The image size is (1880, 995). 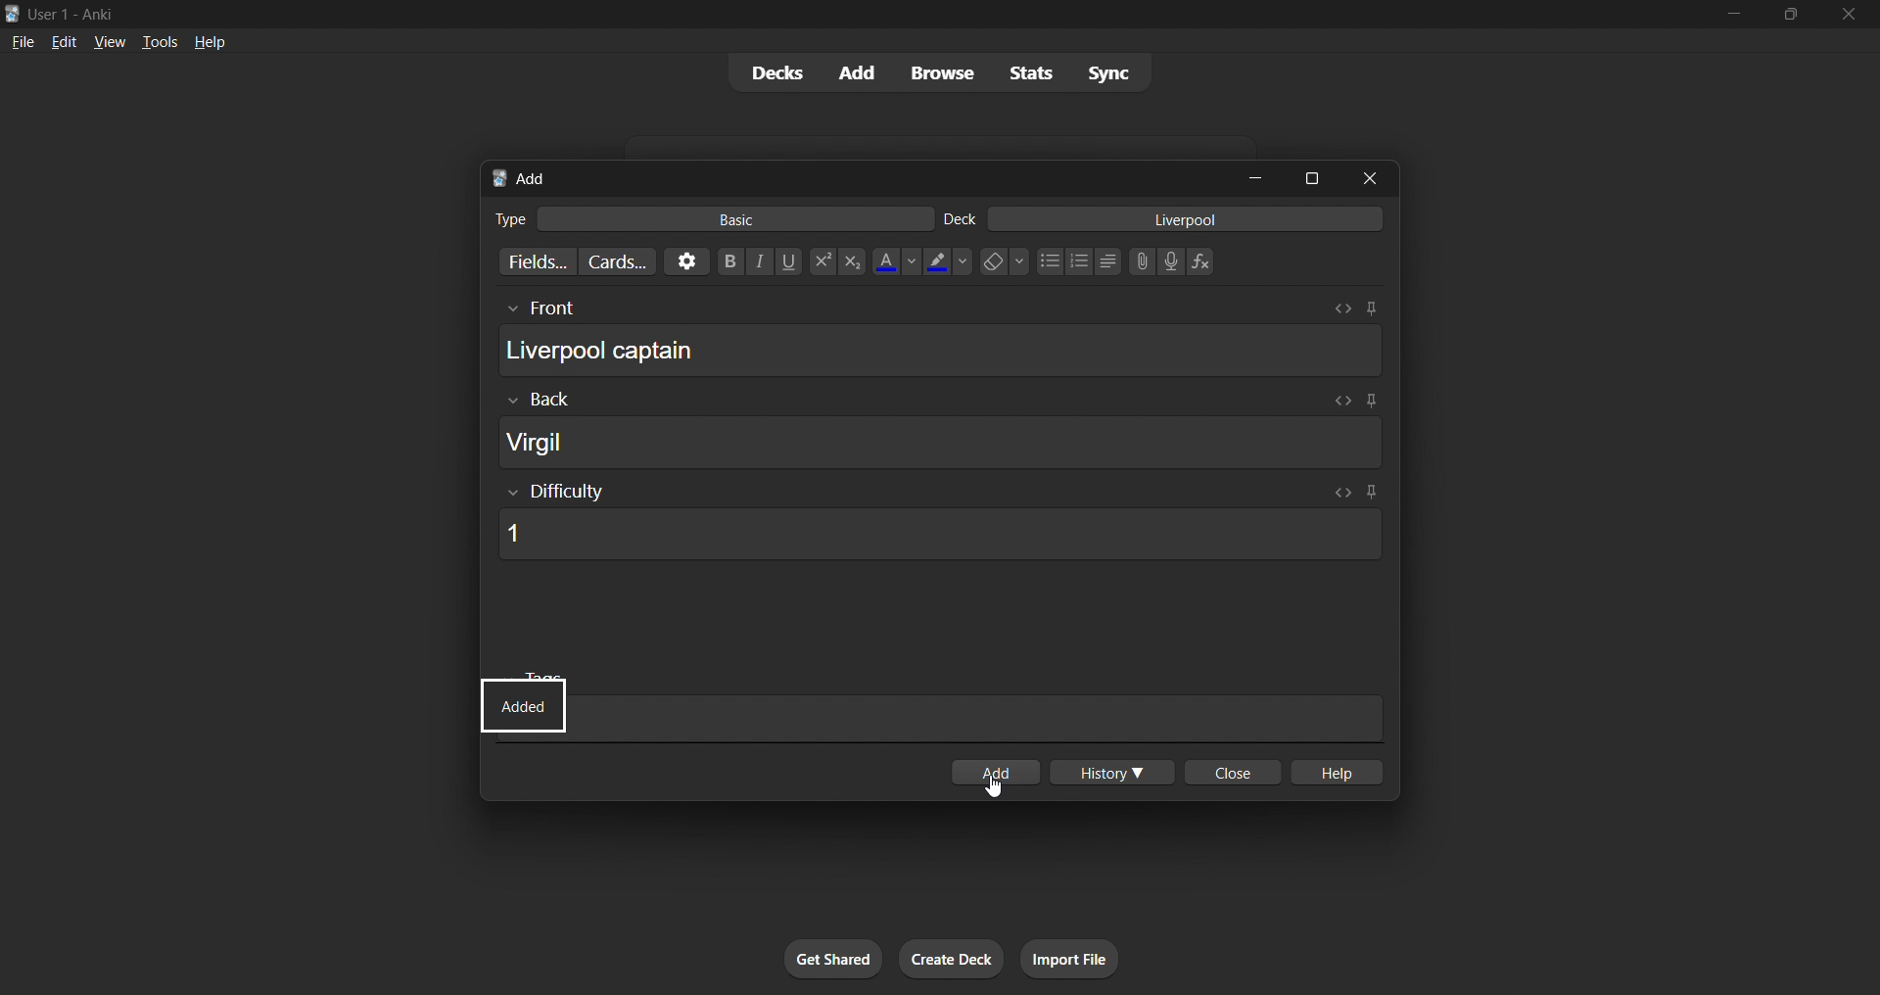 I want to click on cursor, so click(x=994, y=785).